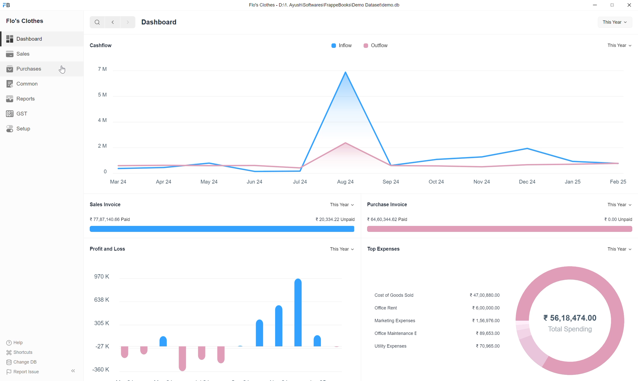  I want to click on 89,653.00, so click(489, 333).